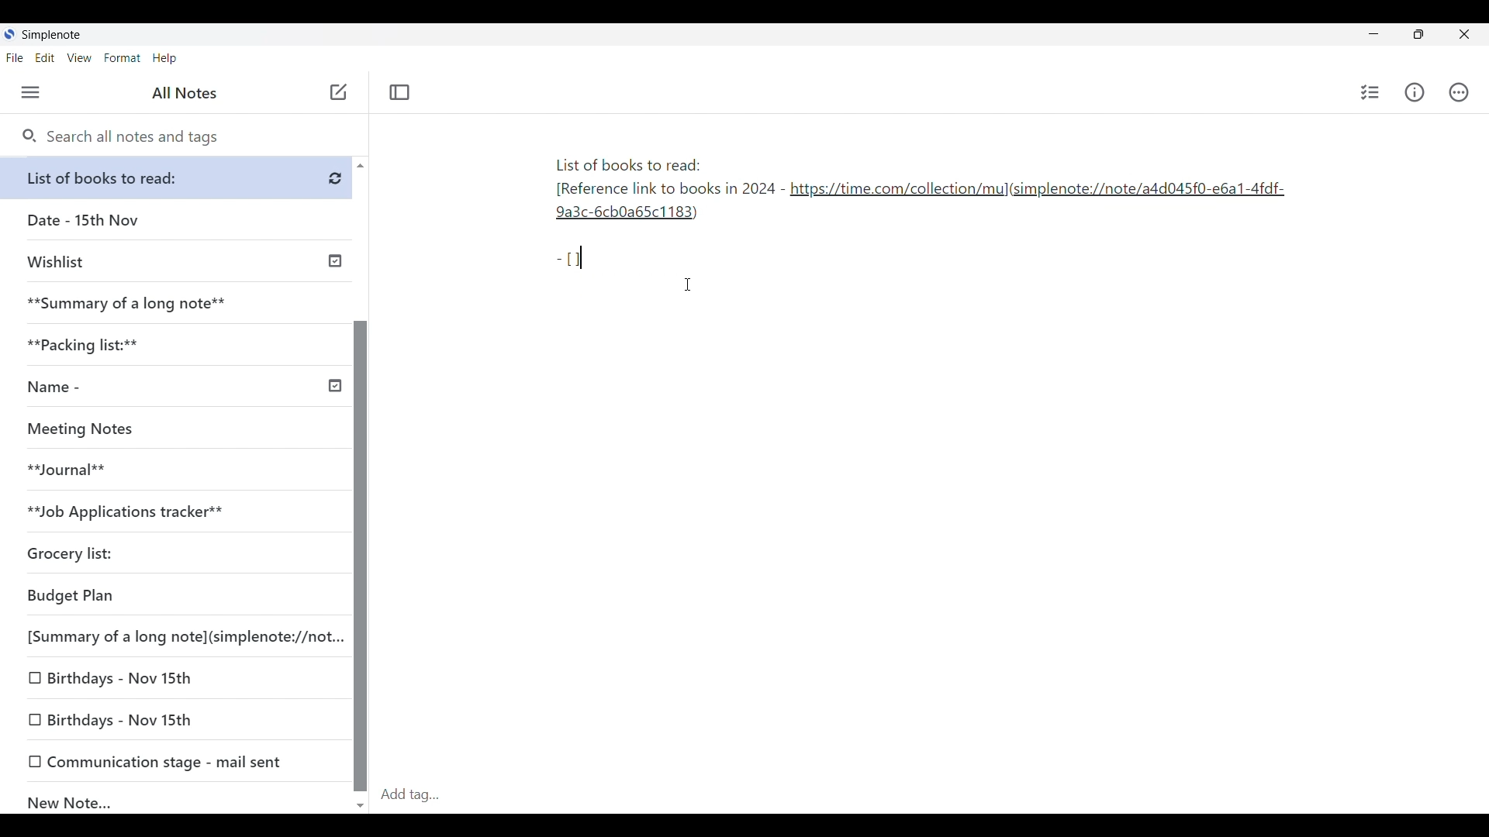  I want to click on Help , so click(165, 59).